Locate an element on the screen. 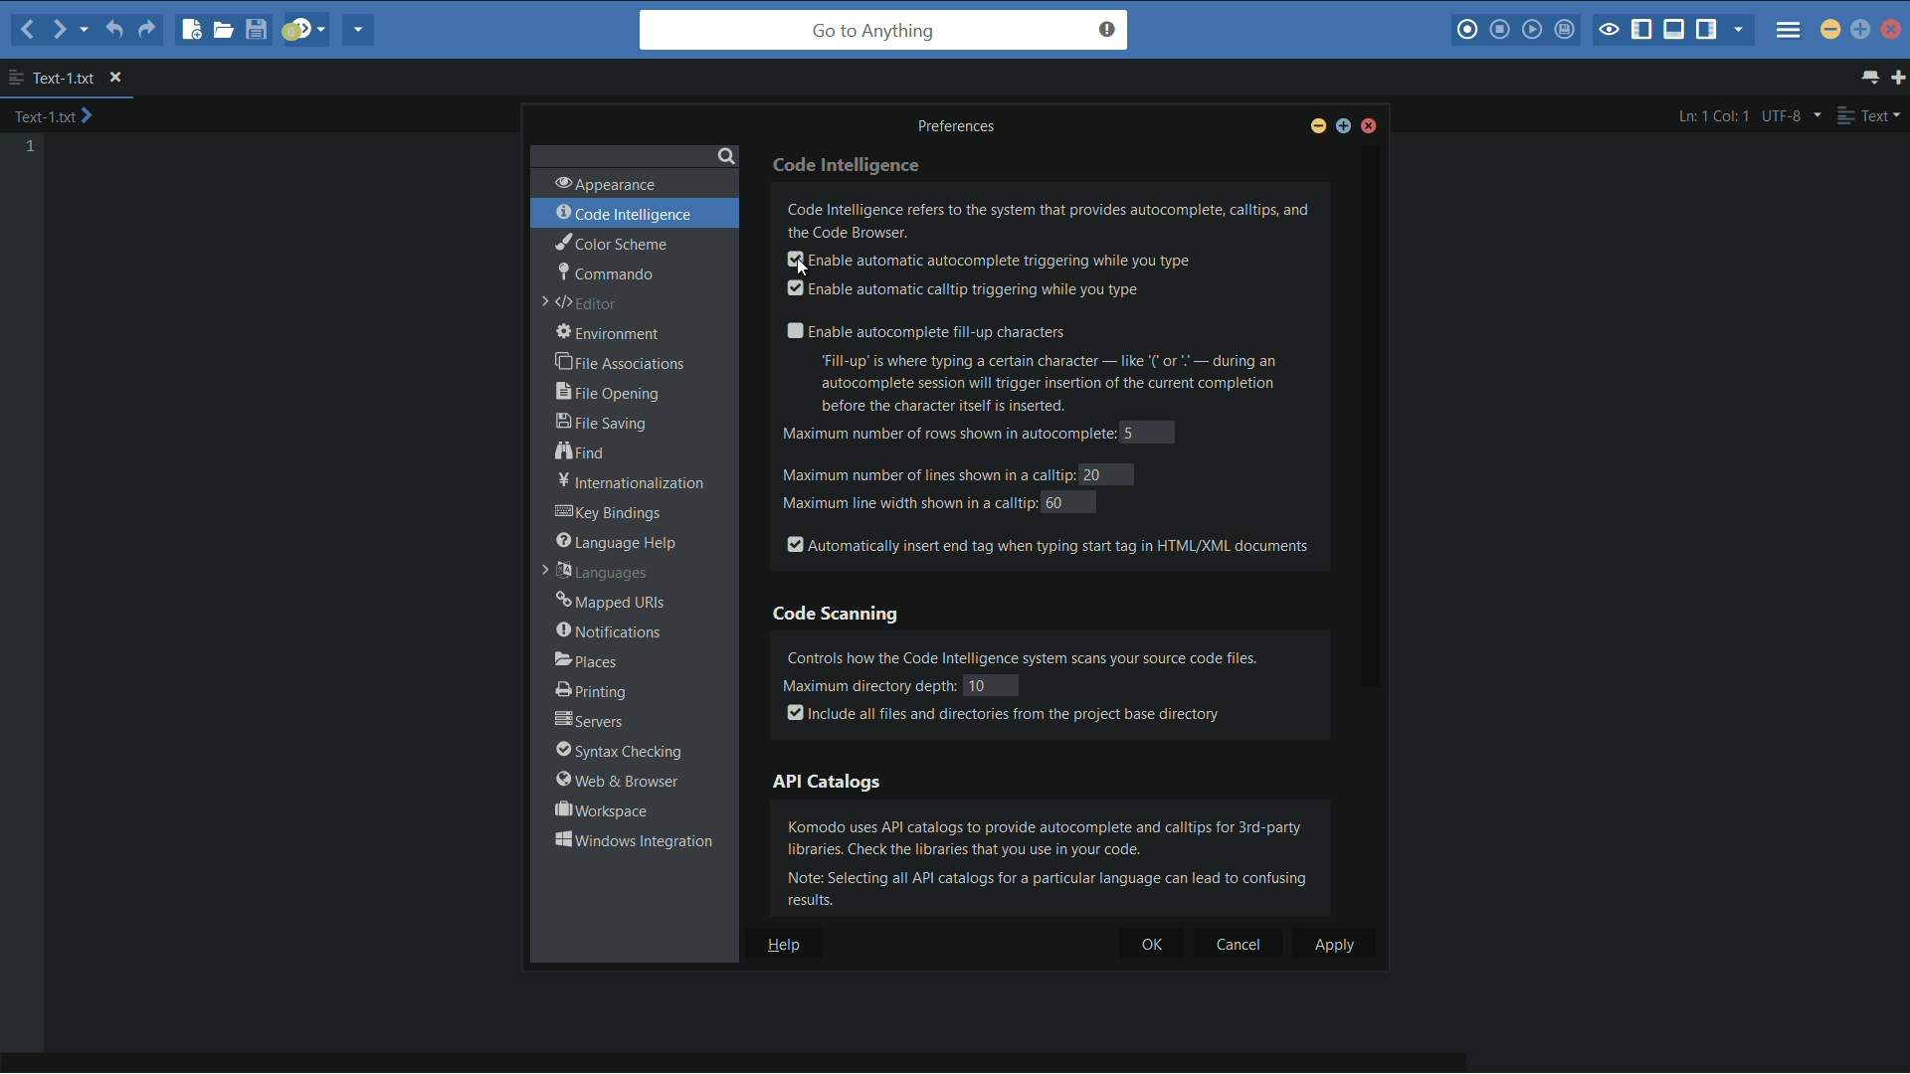 The height and width of the screenshot is (1074, 1910). color scheme is located at coordinates (610, 243).